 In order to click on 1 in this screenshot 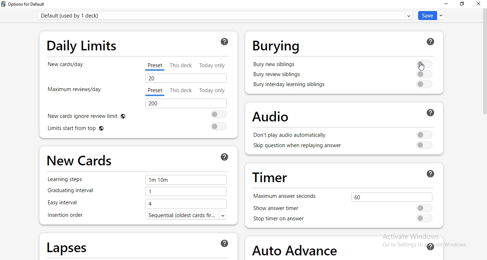, I will do `click(185, 192)`.